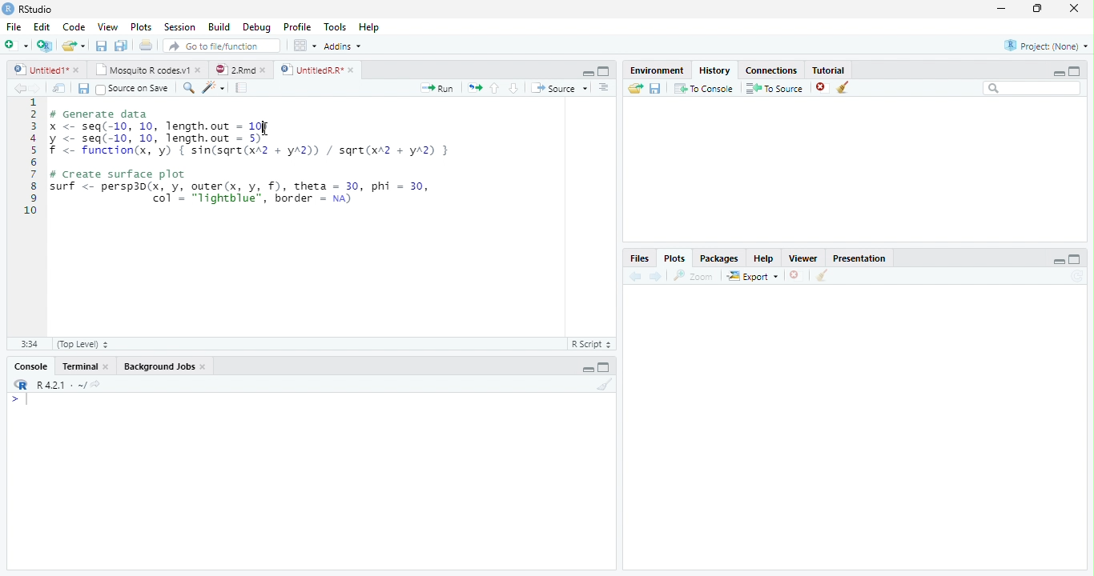 This screenshot has width=1094, height=576. What do you see at coordinates (234, 69) in the screenshot?
I see `2.Rmd` at bounding box center [234, 69].